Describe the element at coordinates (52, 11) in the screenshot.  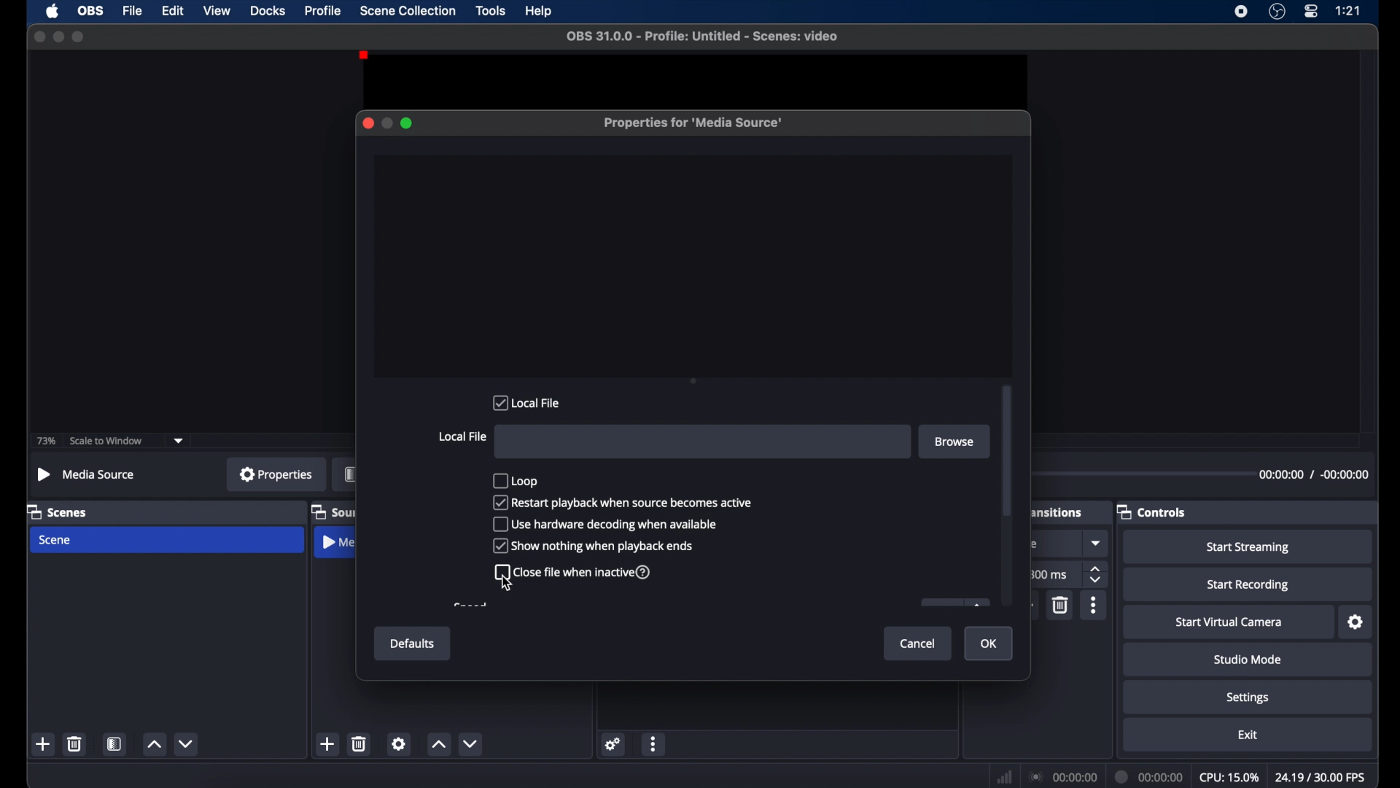
I see `apple icon` at that location.